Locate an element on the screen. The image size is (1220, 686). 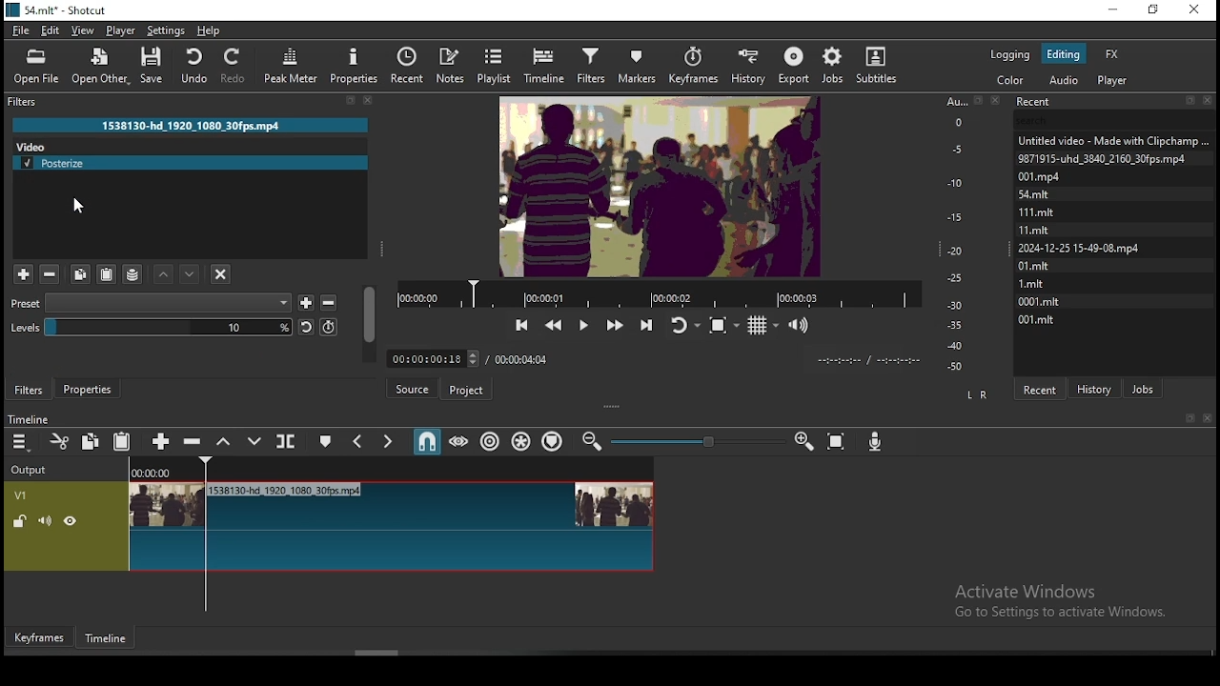
settings is located at coordinates (167, 30).